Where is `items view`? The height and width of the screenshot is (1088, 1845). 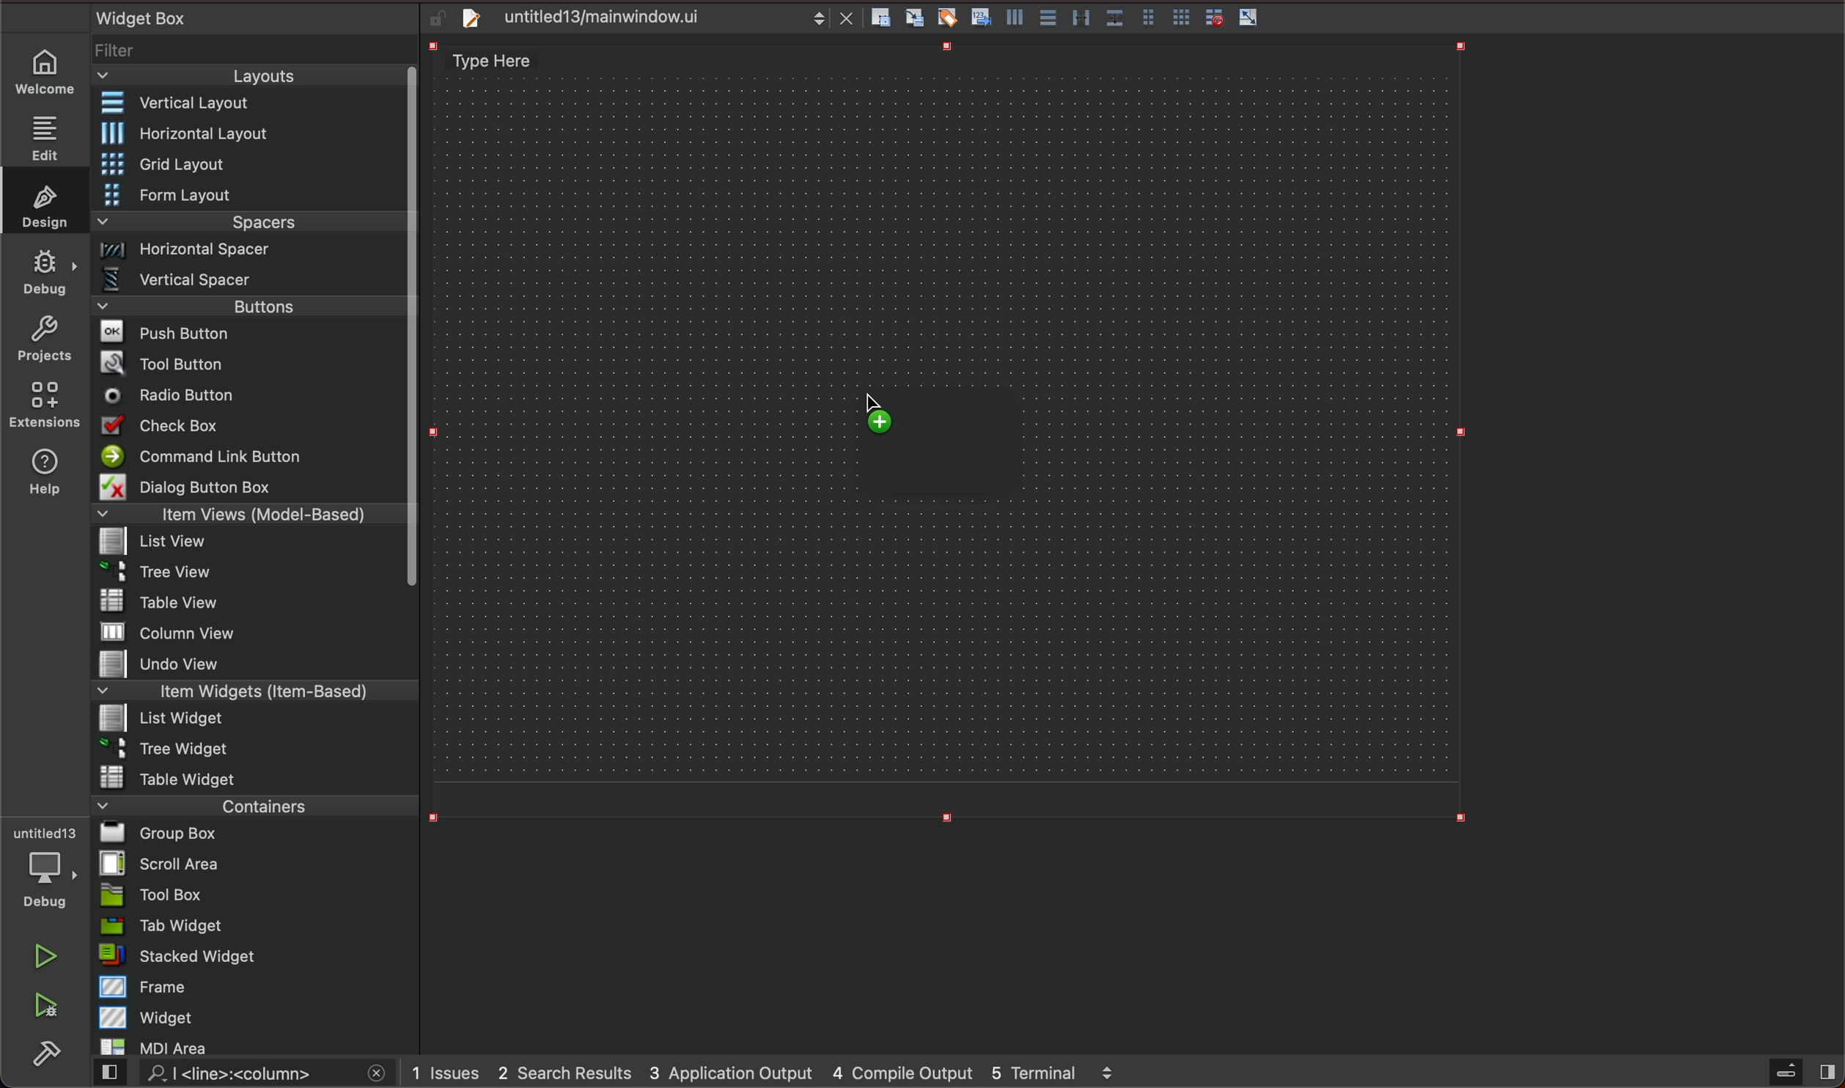 items view is located at coordinates (250, 514).